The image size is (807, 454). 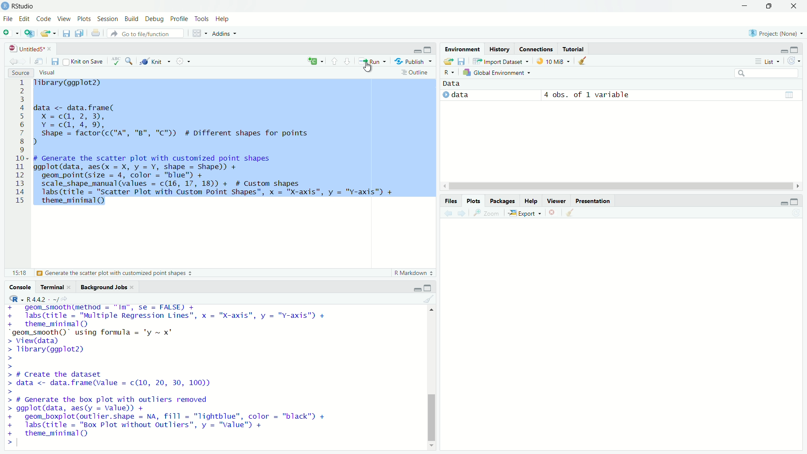 What do you see at coordinates (462, 49) in the screenshot?
I see `Environment` at bounding box center [462, 49].